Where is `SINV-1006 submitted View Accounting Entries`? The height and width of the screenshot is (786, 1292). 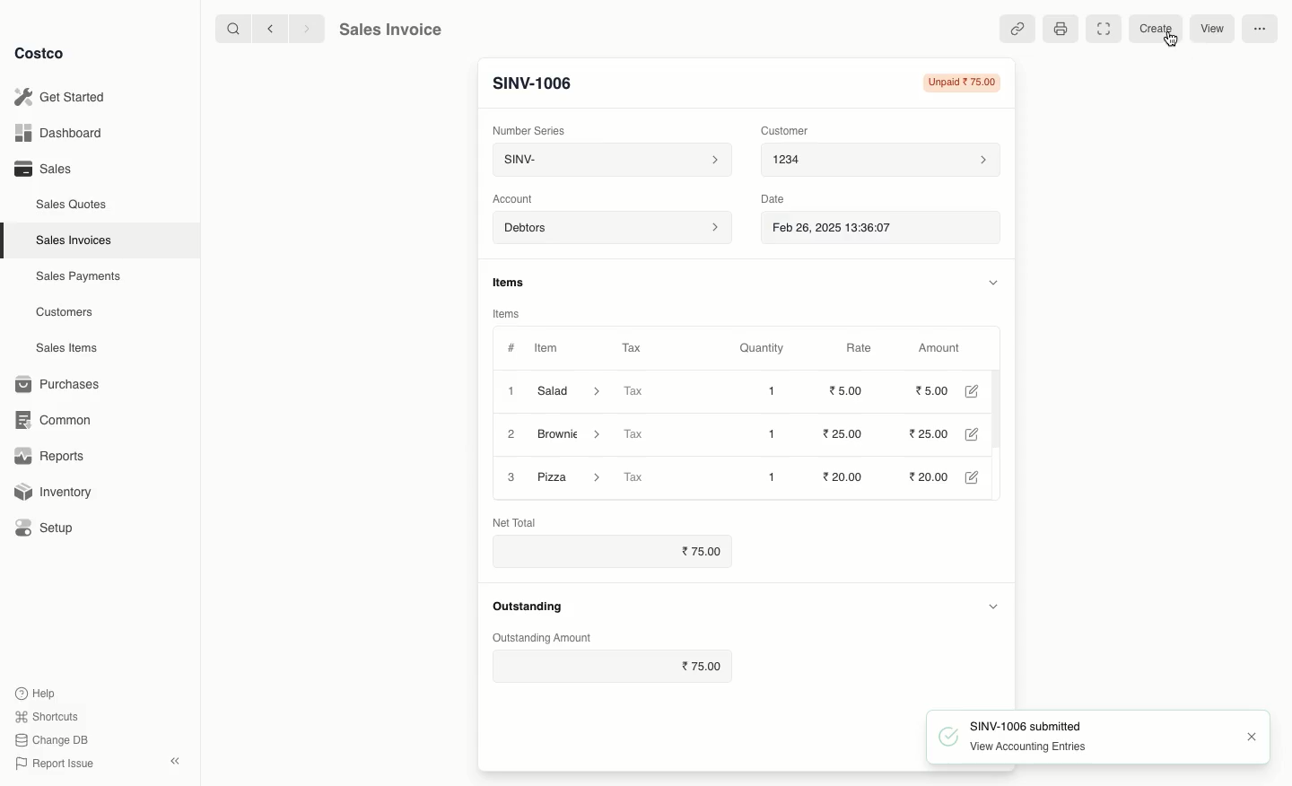
SINV-1006 submitted View Accounting Entries is located at coordinates (1017, 738).